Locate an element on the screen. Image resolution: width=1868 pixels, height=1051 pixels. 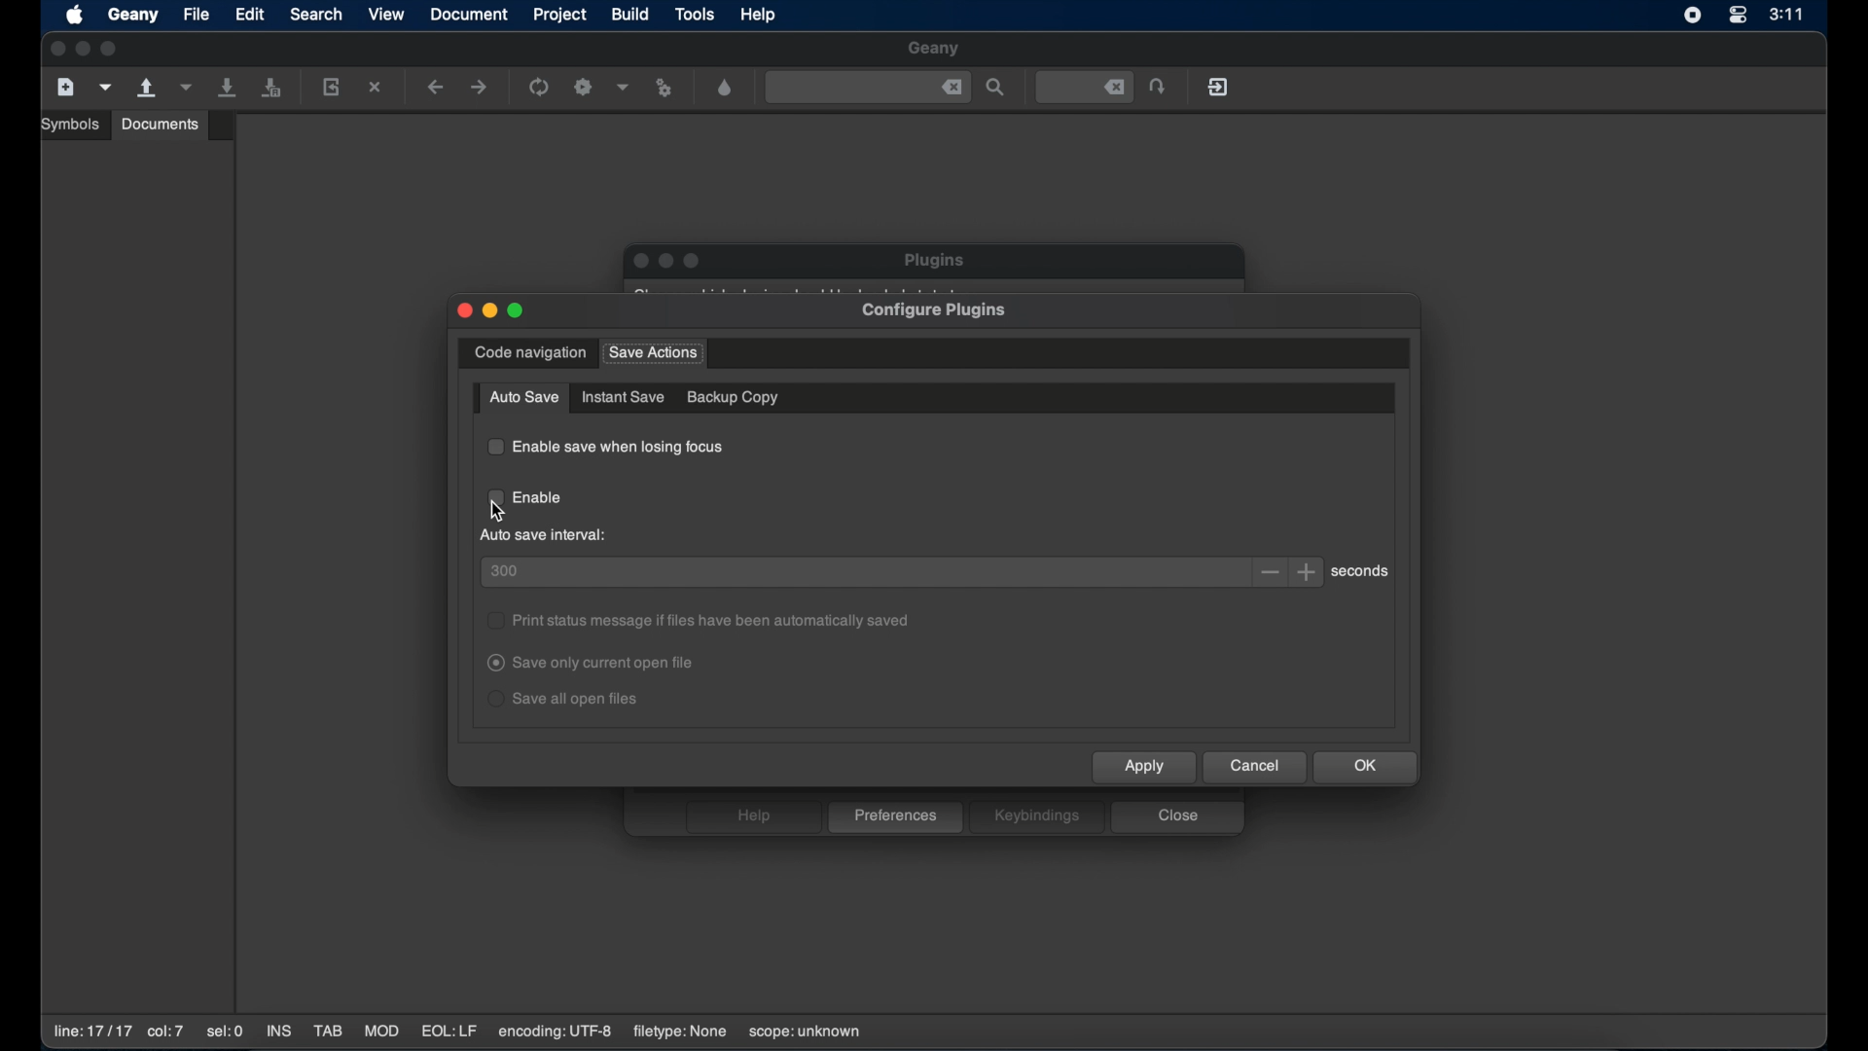
minimize is located at coordinates (84, 50).